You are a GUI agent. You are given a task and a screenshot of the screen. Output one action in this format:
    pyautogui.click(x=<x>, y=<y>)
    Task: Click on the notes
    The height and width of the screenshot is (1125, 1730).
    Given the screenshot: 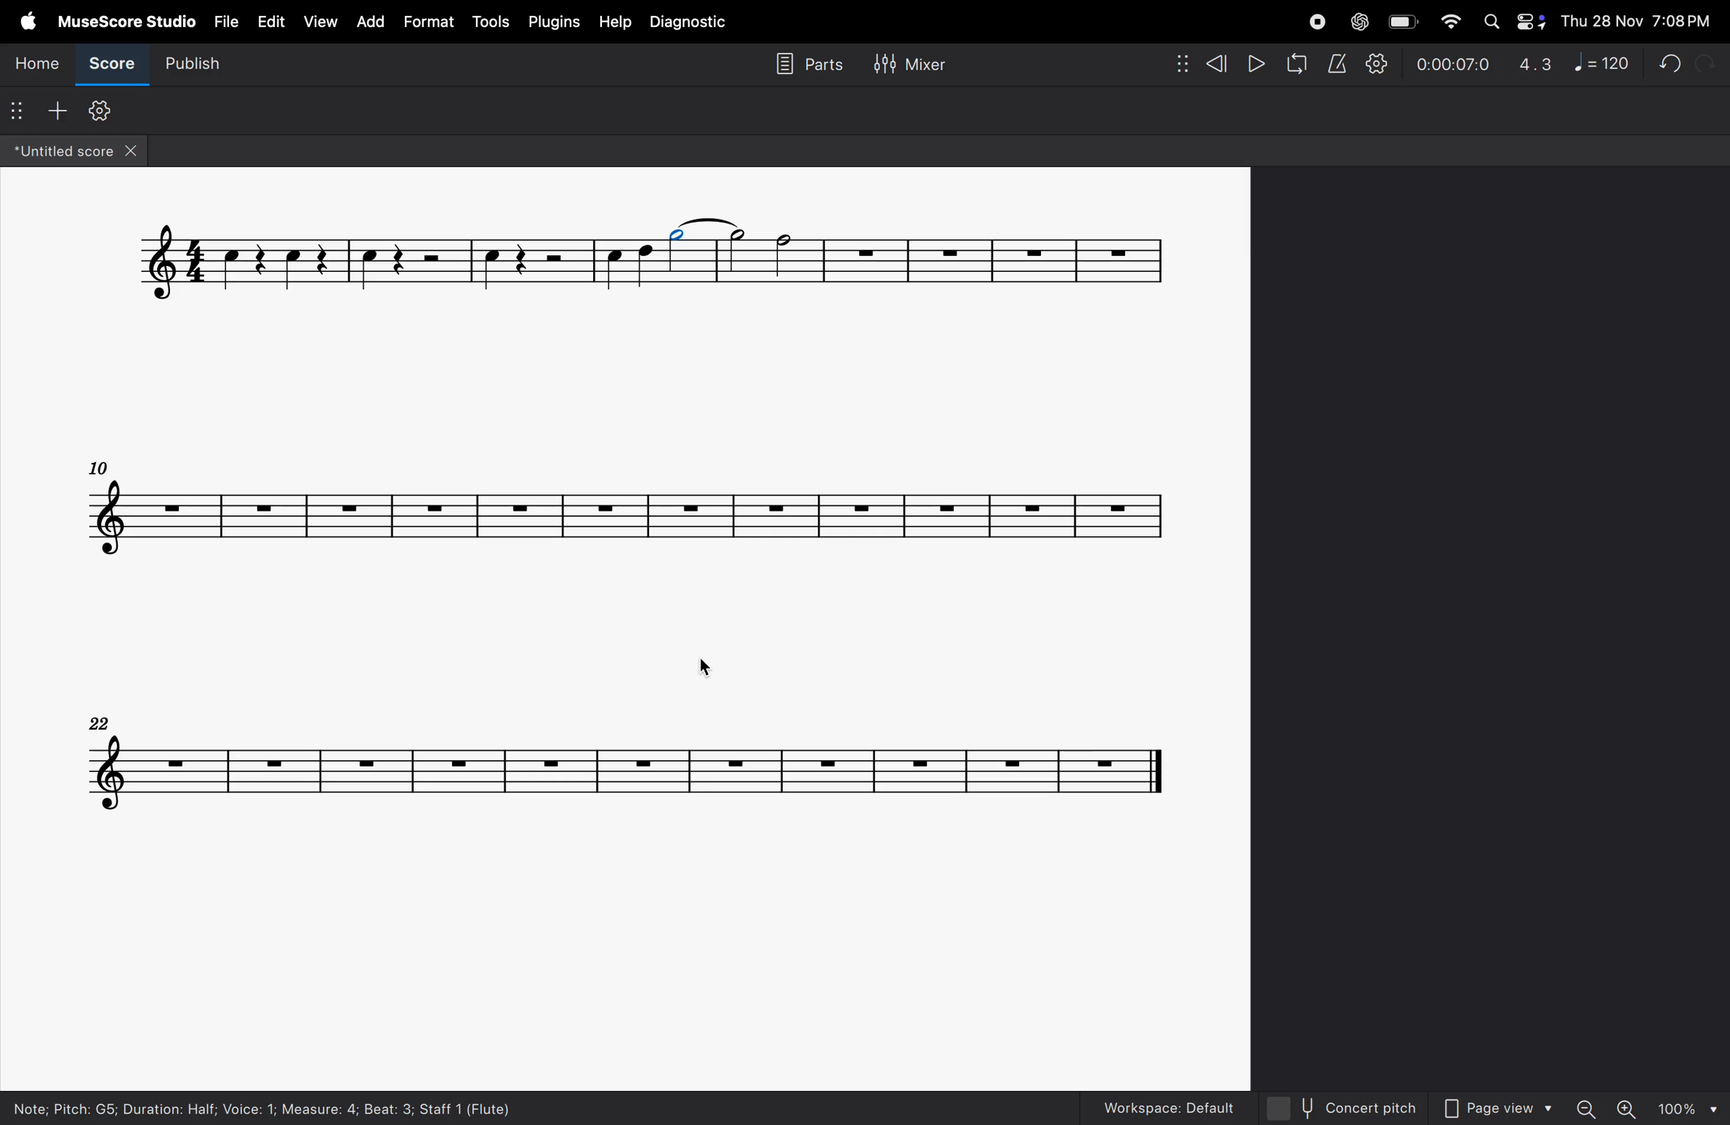 What is the action you would take?
    pyautogui.click(x=621, y=759)
    